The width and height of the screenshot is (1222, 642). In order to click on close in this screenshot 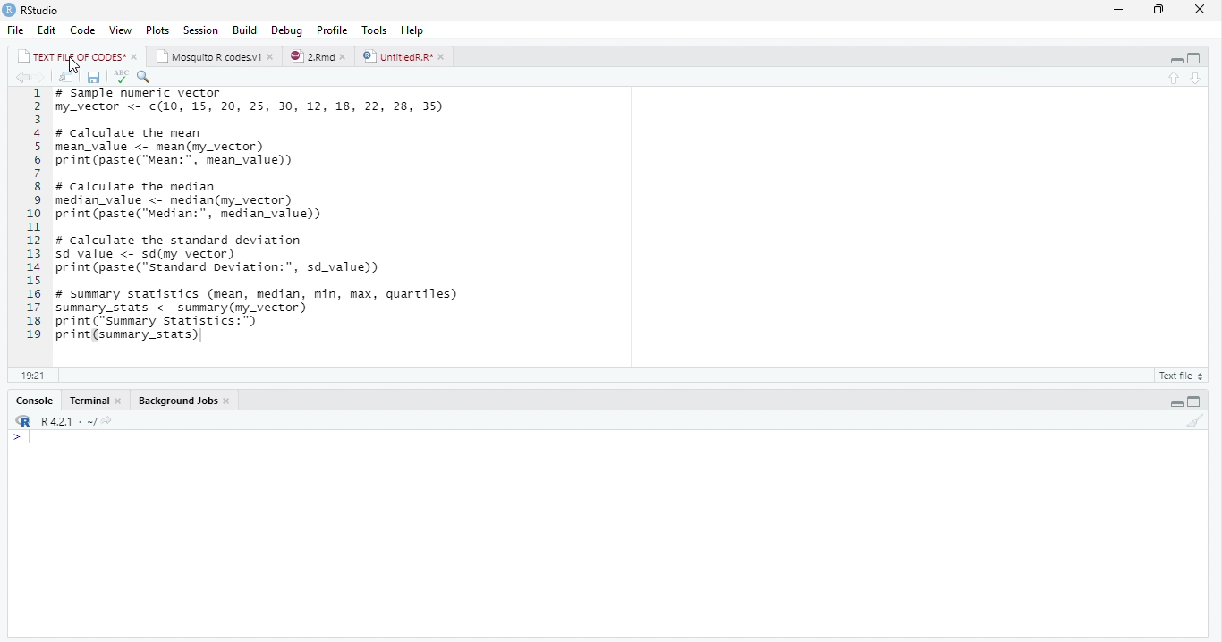, I will do `click(444, 57)`.